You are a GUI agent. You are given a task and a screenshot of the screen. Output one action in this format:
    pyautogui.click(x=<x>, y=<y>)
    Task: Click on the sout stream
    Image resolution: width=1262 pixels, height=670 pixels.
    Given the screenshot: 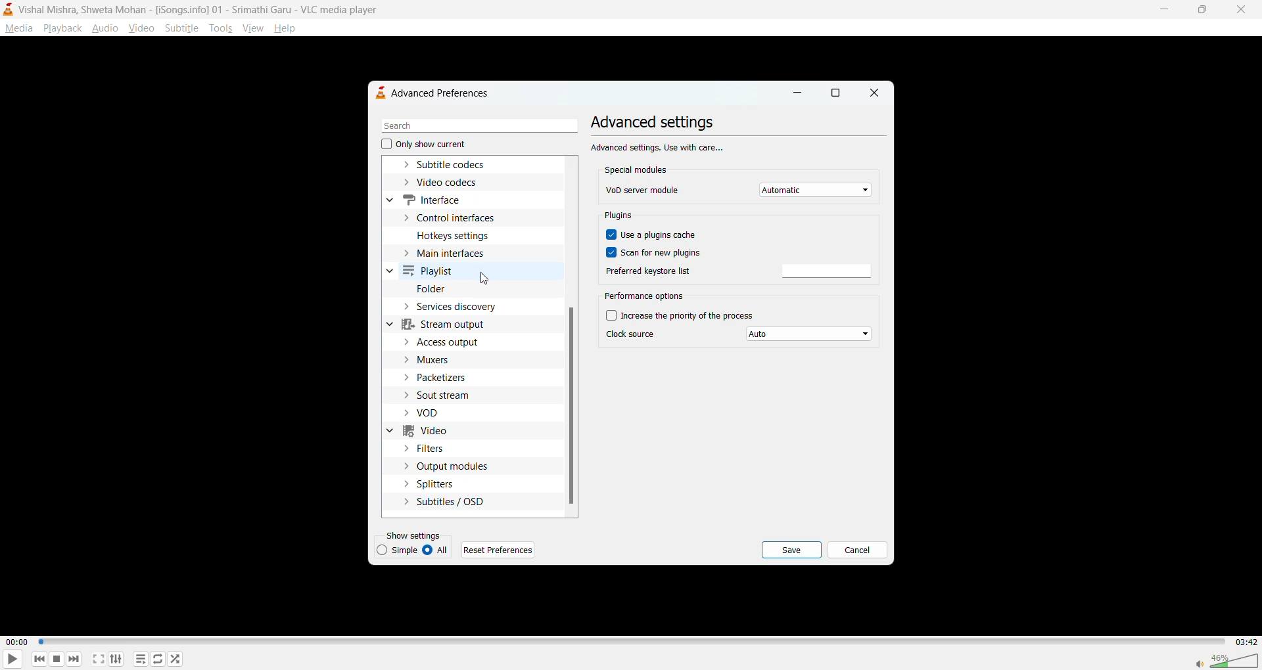 What is the action you would take?
    pyautogui.click(x=448, y=394)
    